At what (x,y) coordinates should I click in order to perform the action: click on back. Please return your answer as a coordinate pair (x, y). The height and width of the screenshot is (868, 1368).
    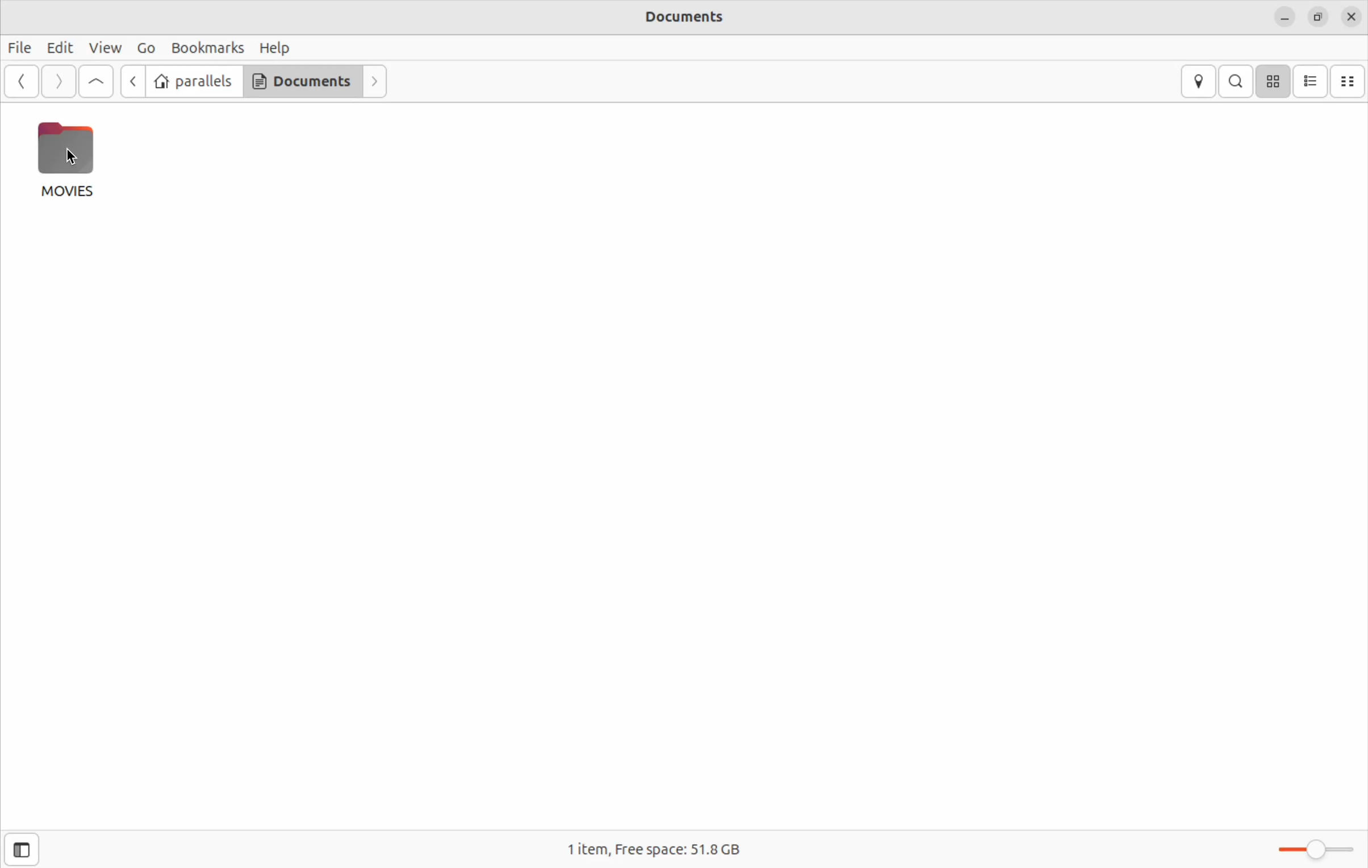
    Looking at the image, I should click on (135, 82).